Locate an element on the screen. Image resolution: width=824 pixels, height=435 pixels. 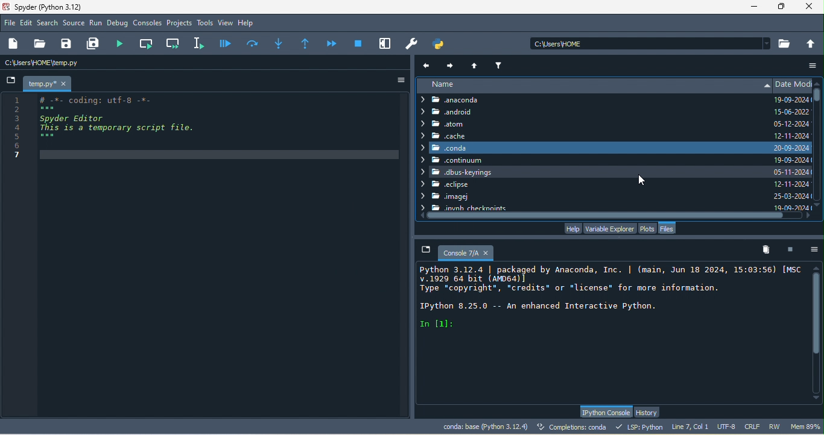
continue execution is located at coordinates (333, 43).